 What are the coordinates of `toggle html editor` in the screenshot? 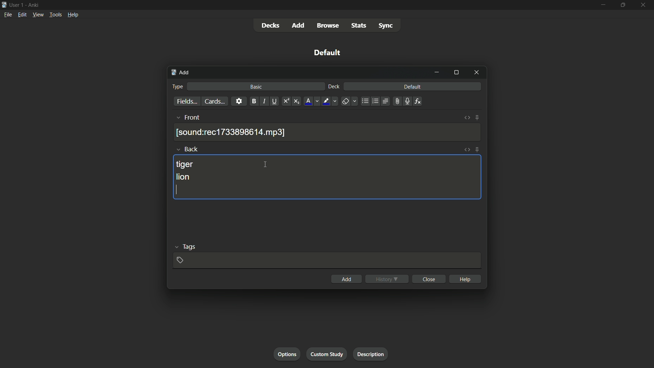 It's located at (467, 118).